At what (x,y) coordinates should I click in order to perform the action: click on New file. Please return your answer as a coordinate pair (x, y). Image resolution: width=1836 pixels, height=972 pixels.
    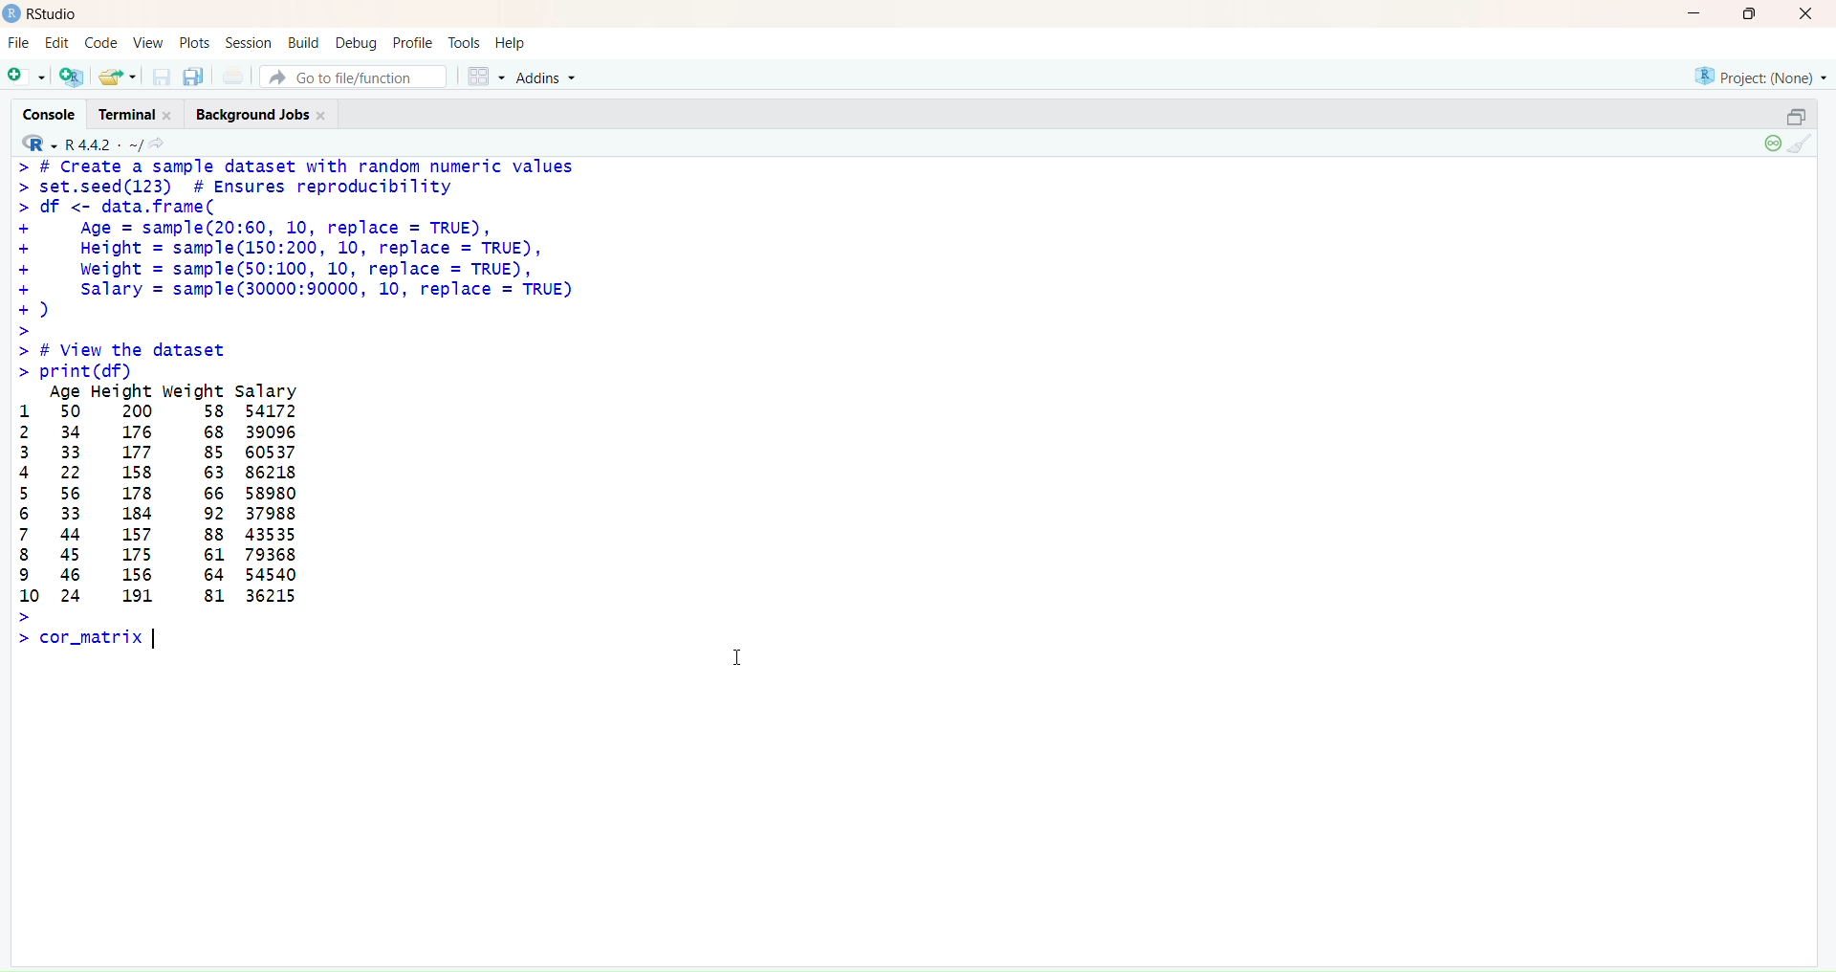
    Looking at the image, I should click on (27, 74).